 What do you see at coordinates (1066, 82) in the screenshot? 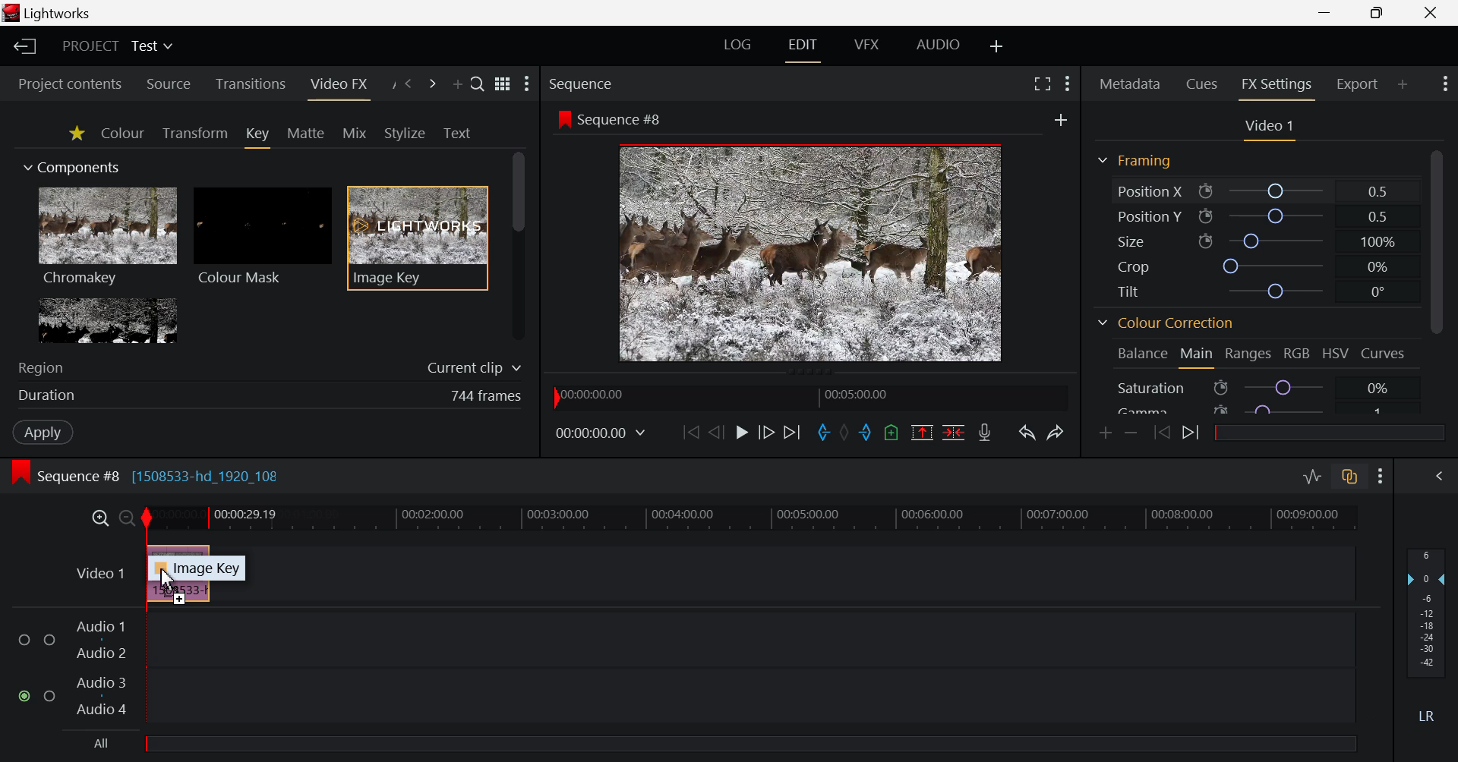
I see `Show Settings` at bounding box center [1066, 82].